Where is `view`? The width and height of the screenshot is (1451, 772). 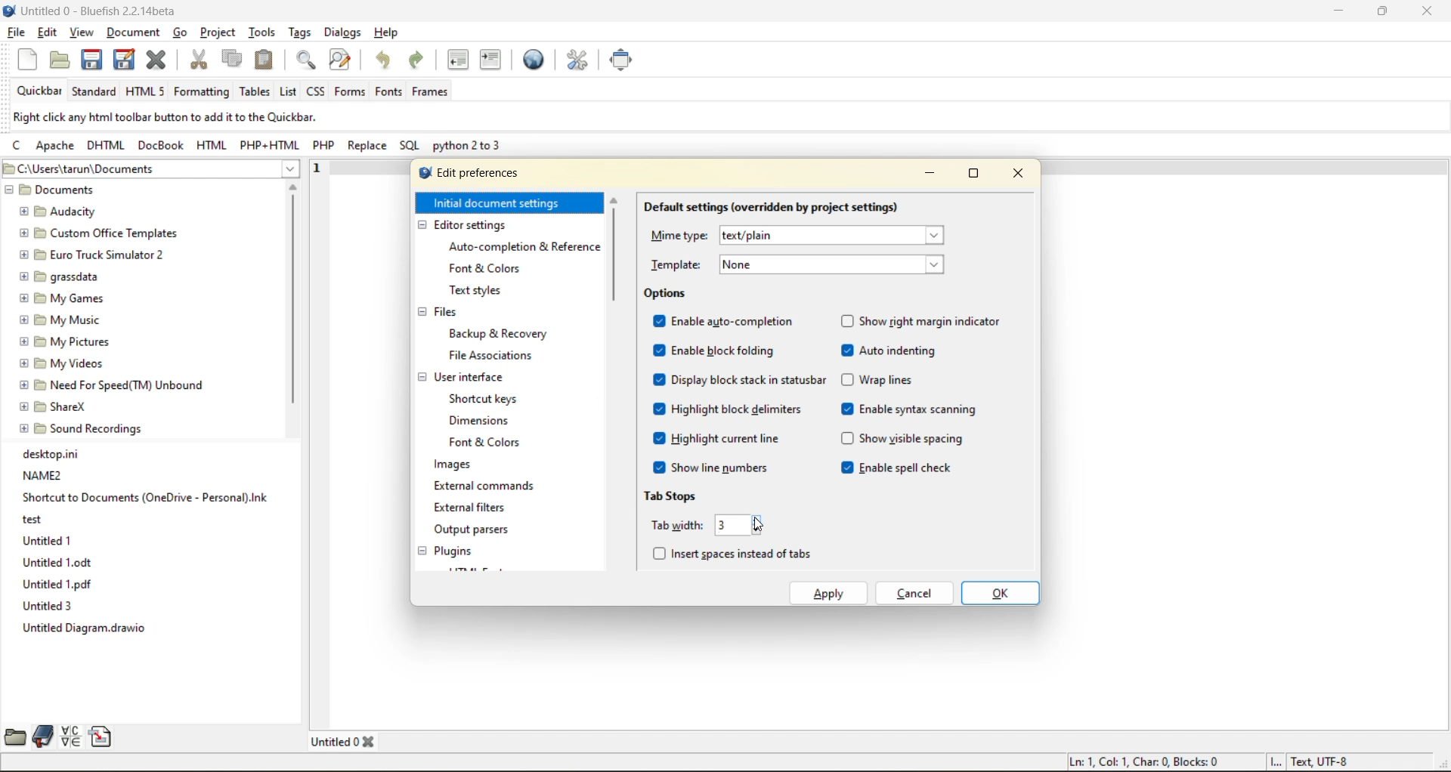
view is located at coordinates (82, 33).